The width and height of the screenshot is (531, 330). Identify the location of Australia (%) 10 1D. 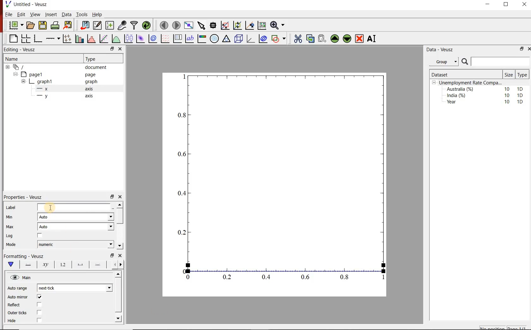
(485, 89).